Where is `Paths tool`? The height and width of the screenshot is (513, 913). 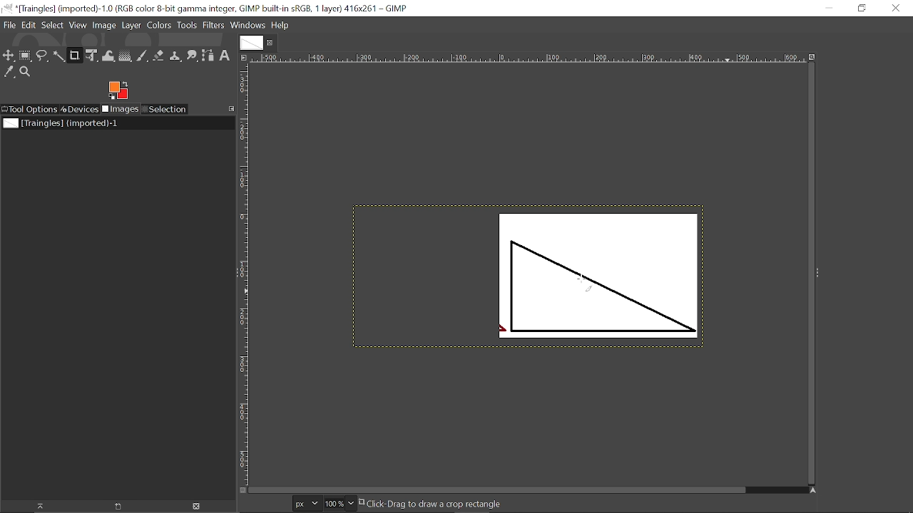 Paths tool is located at coordinates (208, 56).